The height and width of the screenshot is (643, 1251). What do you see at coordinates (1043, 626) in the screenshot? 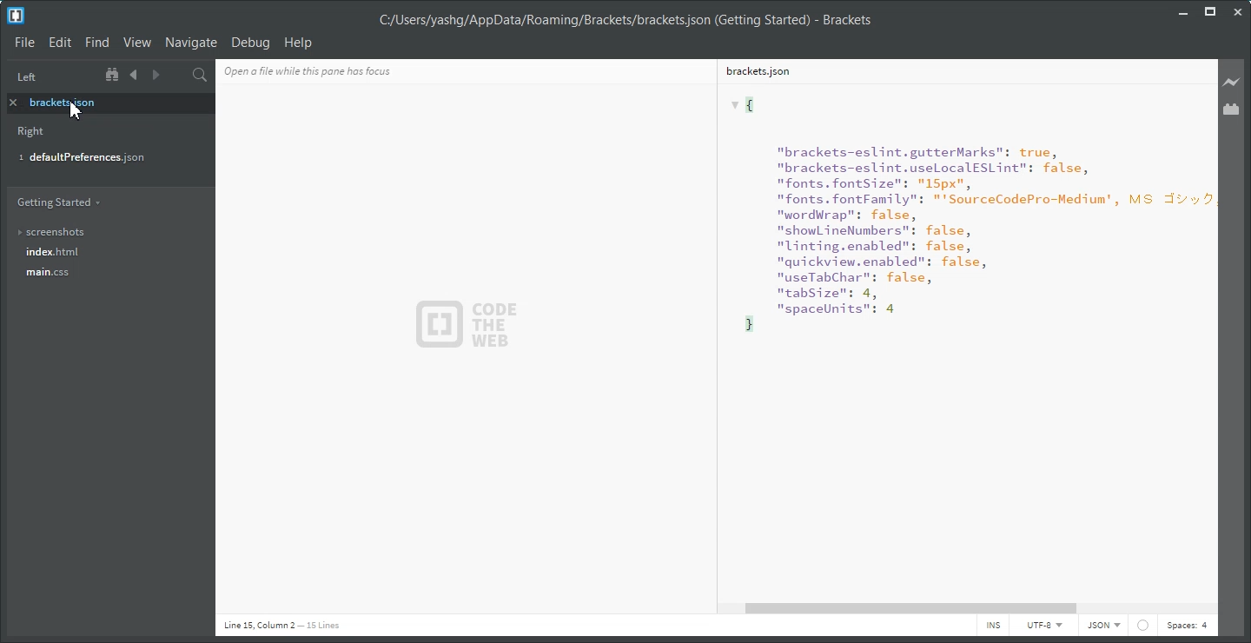
I see `UTF-8` at bounding box center [1043, 626].